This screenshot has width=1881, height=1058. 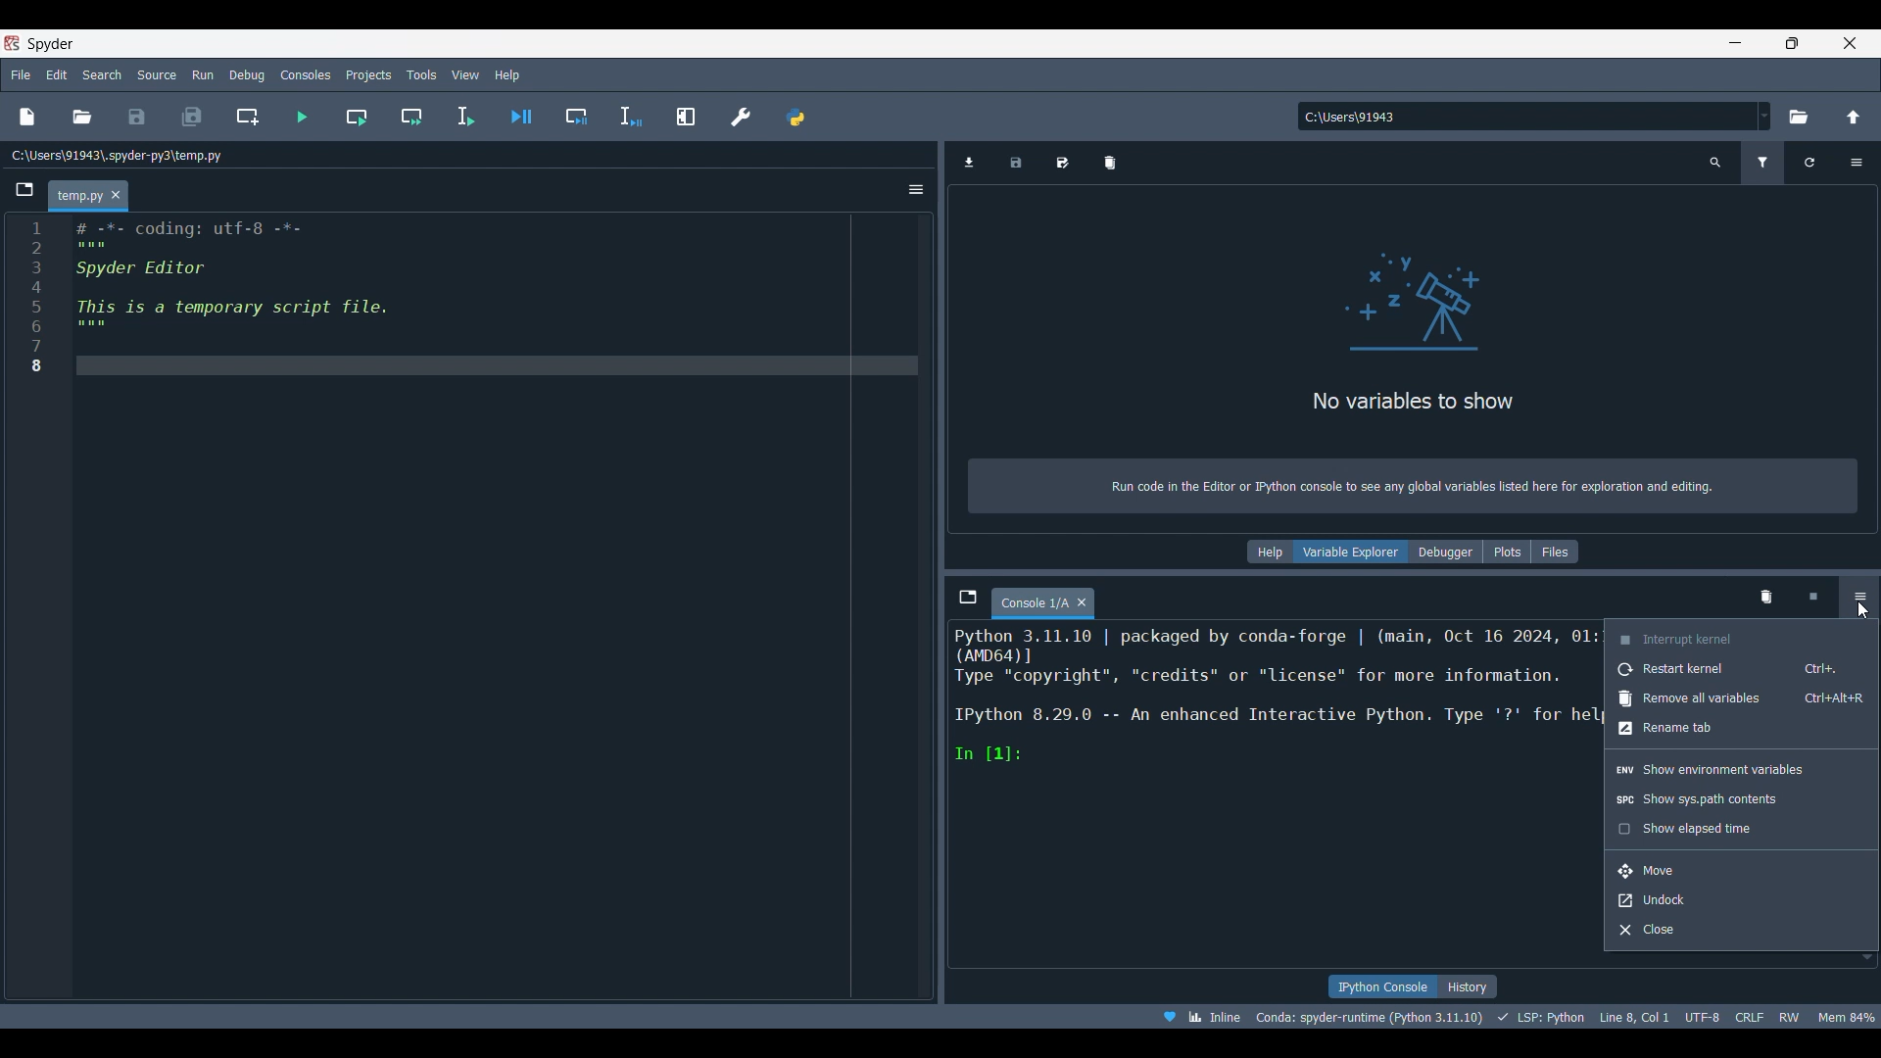 What do you see at coordinates (1741, 931) in the screenshot?
I see `Close` at bounding box center [1741, 931].